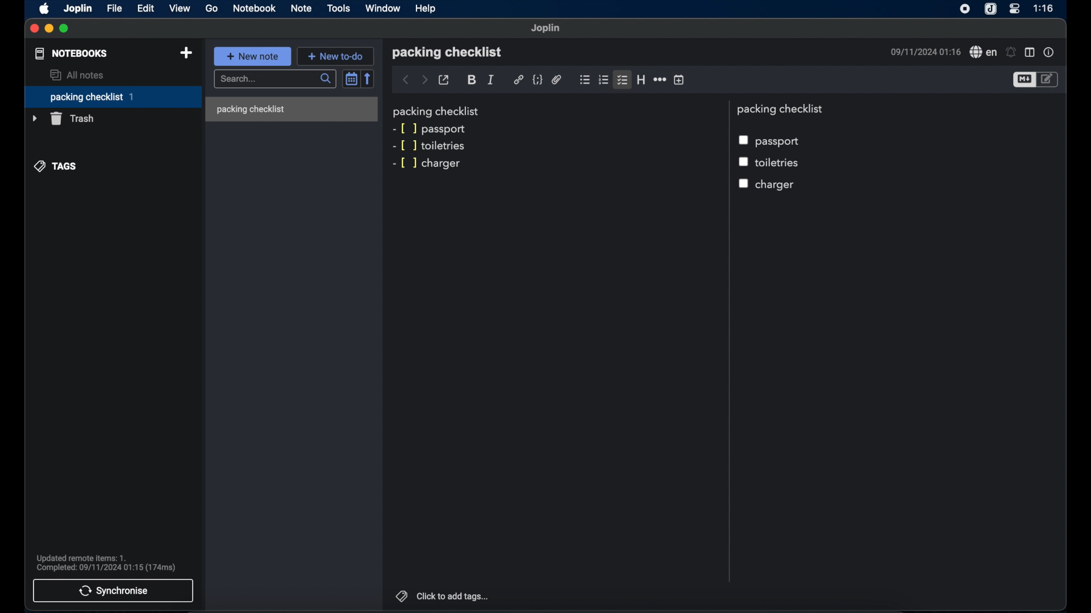 Image resolution: width=1091 pixels, height=613 pixels. What do you see at coordinates (65, 29) in the screenshot?
I see `maximize` at bounding box center [65, 29].